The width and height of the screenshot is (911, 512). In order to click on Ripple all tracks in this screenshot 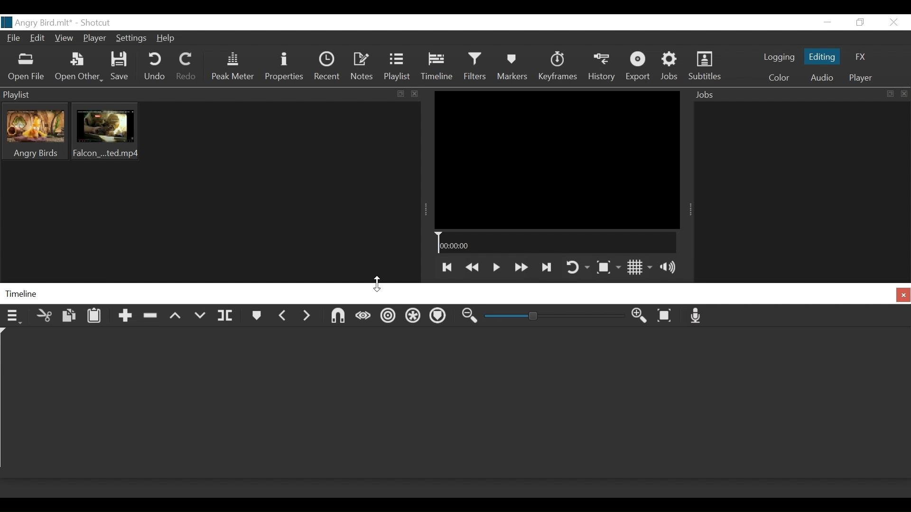, I will do `click(414, 318)`.